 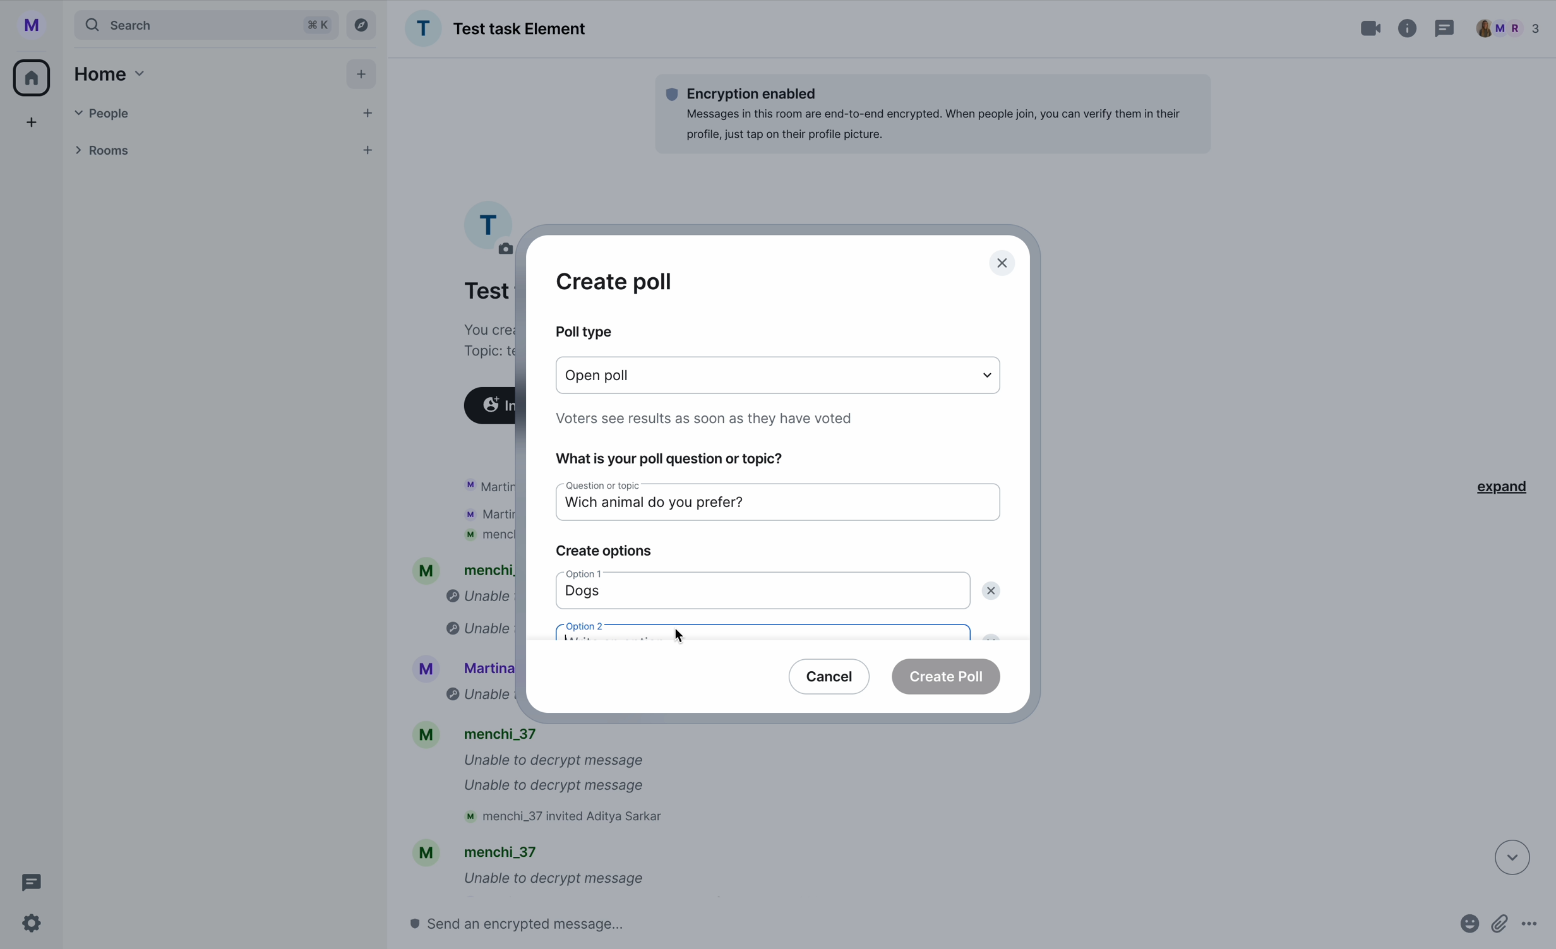 I want to click on close pop-up, so click(x=1003, y=264).